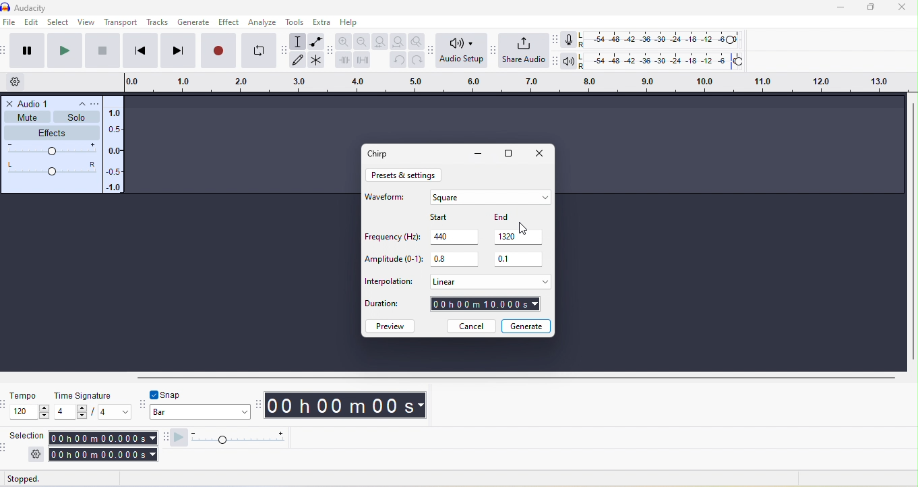 This screenshot has height=487, width=918. What do you see at coordinates (10, 103) in the screenshot?
I see `close` at bounding box center [10, 103].